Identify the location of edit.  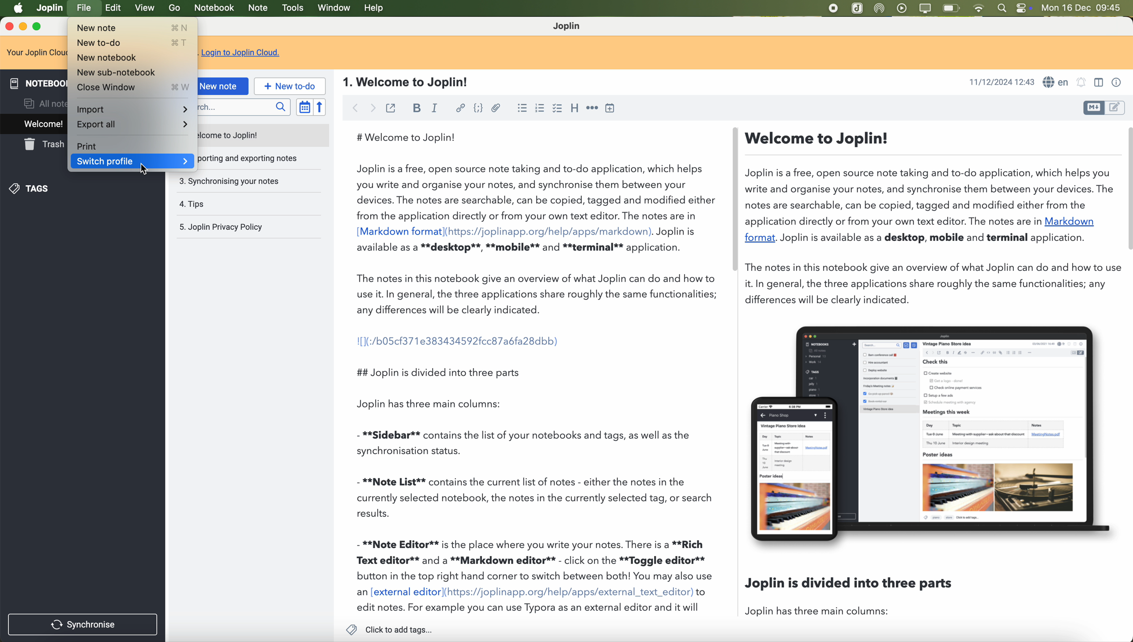
(115, 9).